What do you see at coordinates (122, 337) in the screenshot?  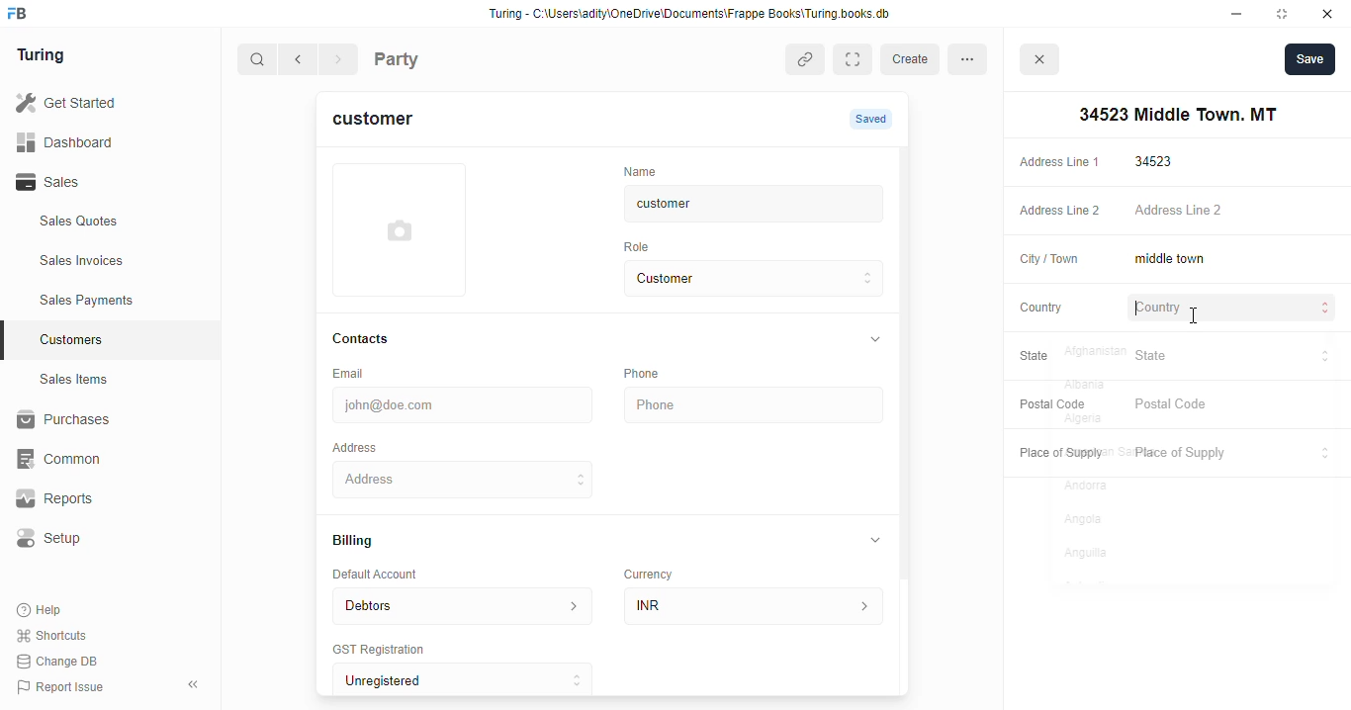 I see `Customers` at bounding box center [122, 337].